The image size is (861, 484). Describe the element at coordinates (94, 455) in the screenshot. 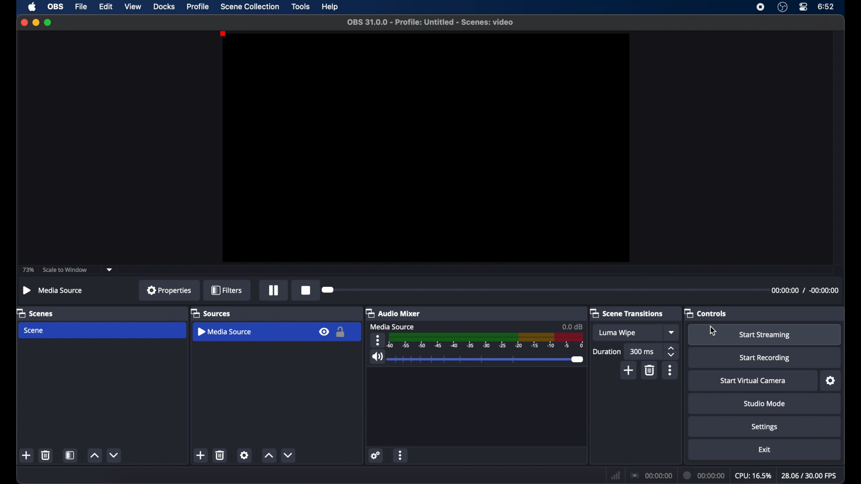

I see `increment` at that location.